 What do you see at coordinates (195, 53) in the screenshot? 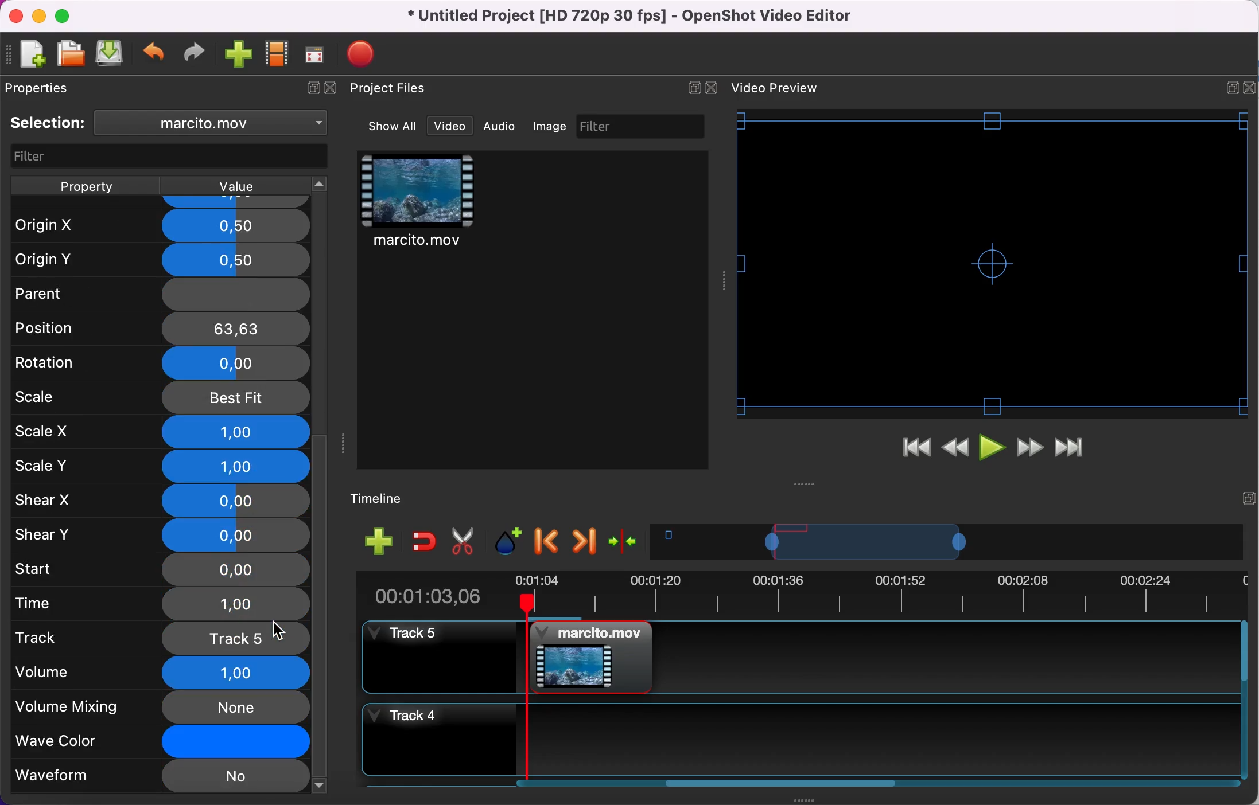
I see `redo` at bounding box center [195, 53].